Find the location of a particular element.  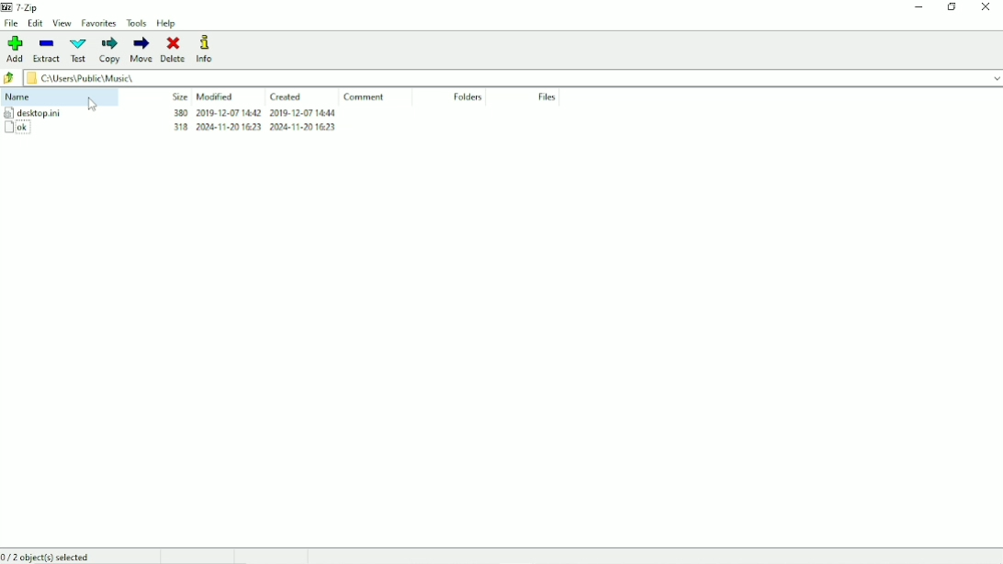

View is located at coordinates (62, 23).